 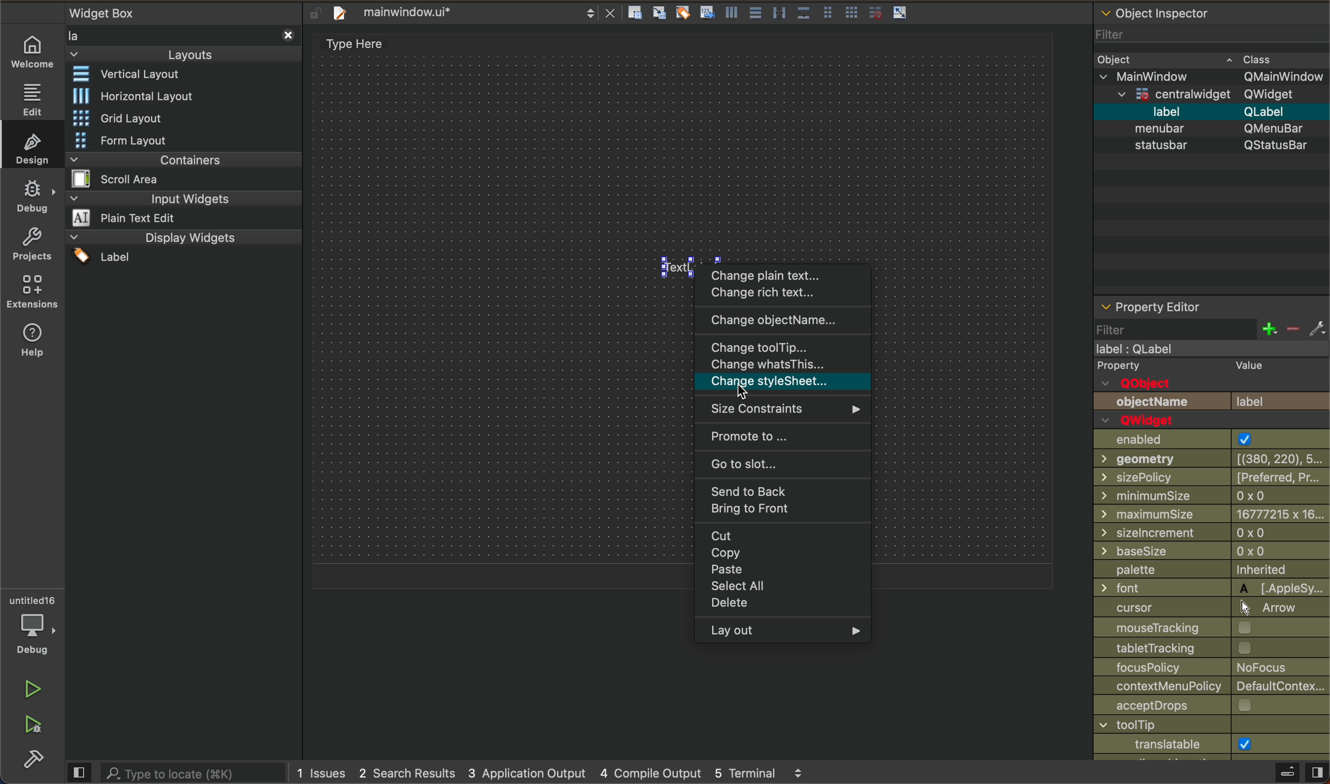 I want to click on Qobject, so click(x=1212, y=376).